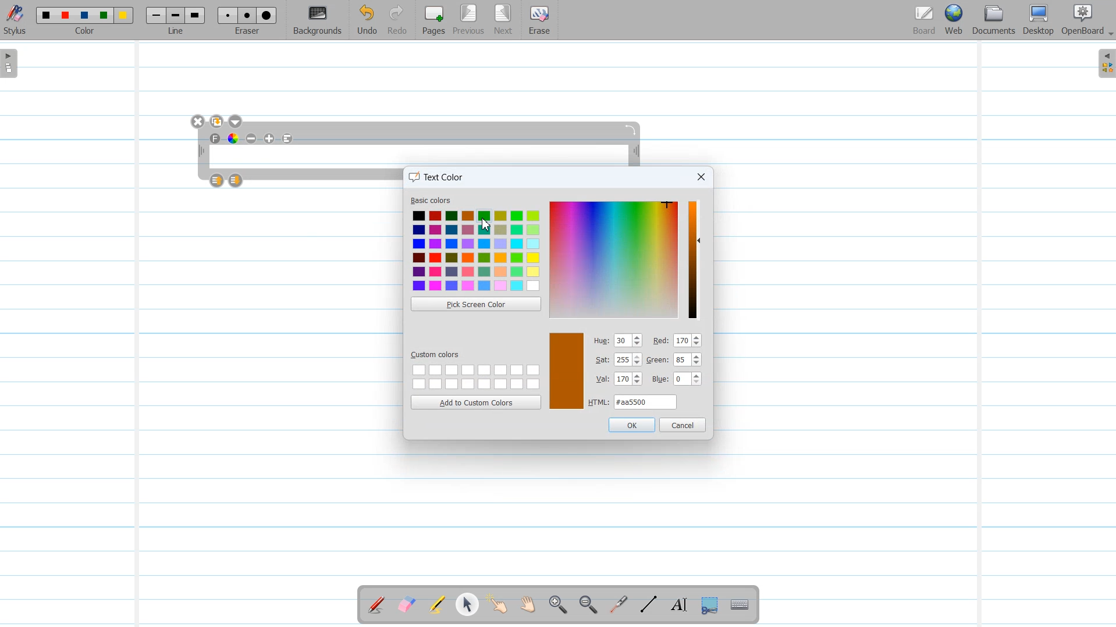  Describe the element at coordinates (288, 138) in the screenshot. I see `Align to left text` at that location.